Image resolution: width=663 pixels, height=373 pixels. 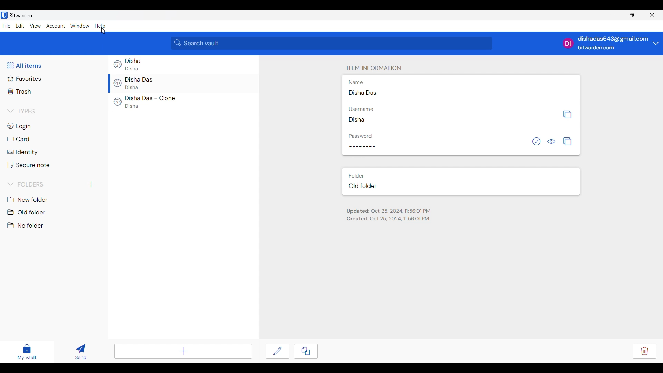 What do you see at coordinates (118, 83) in the screenshot?
I see `Item logo` at bounding box center [118, 83].